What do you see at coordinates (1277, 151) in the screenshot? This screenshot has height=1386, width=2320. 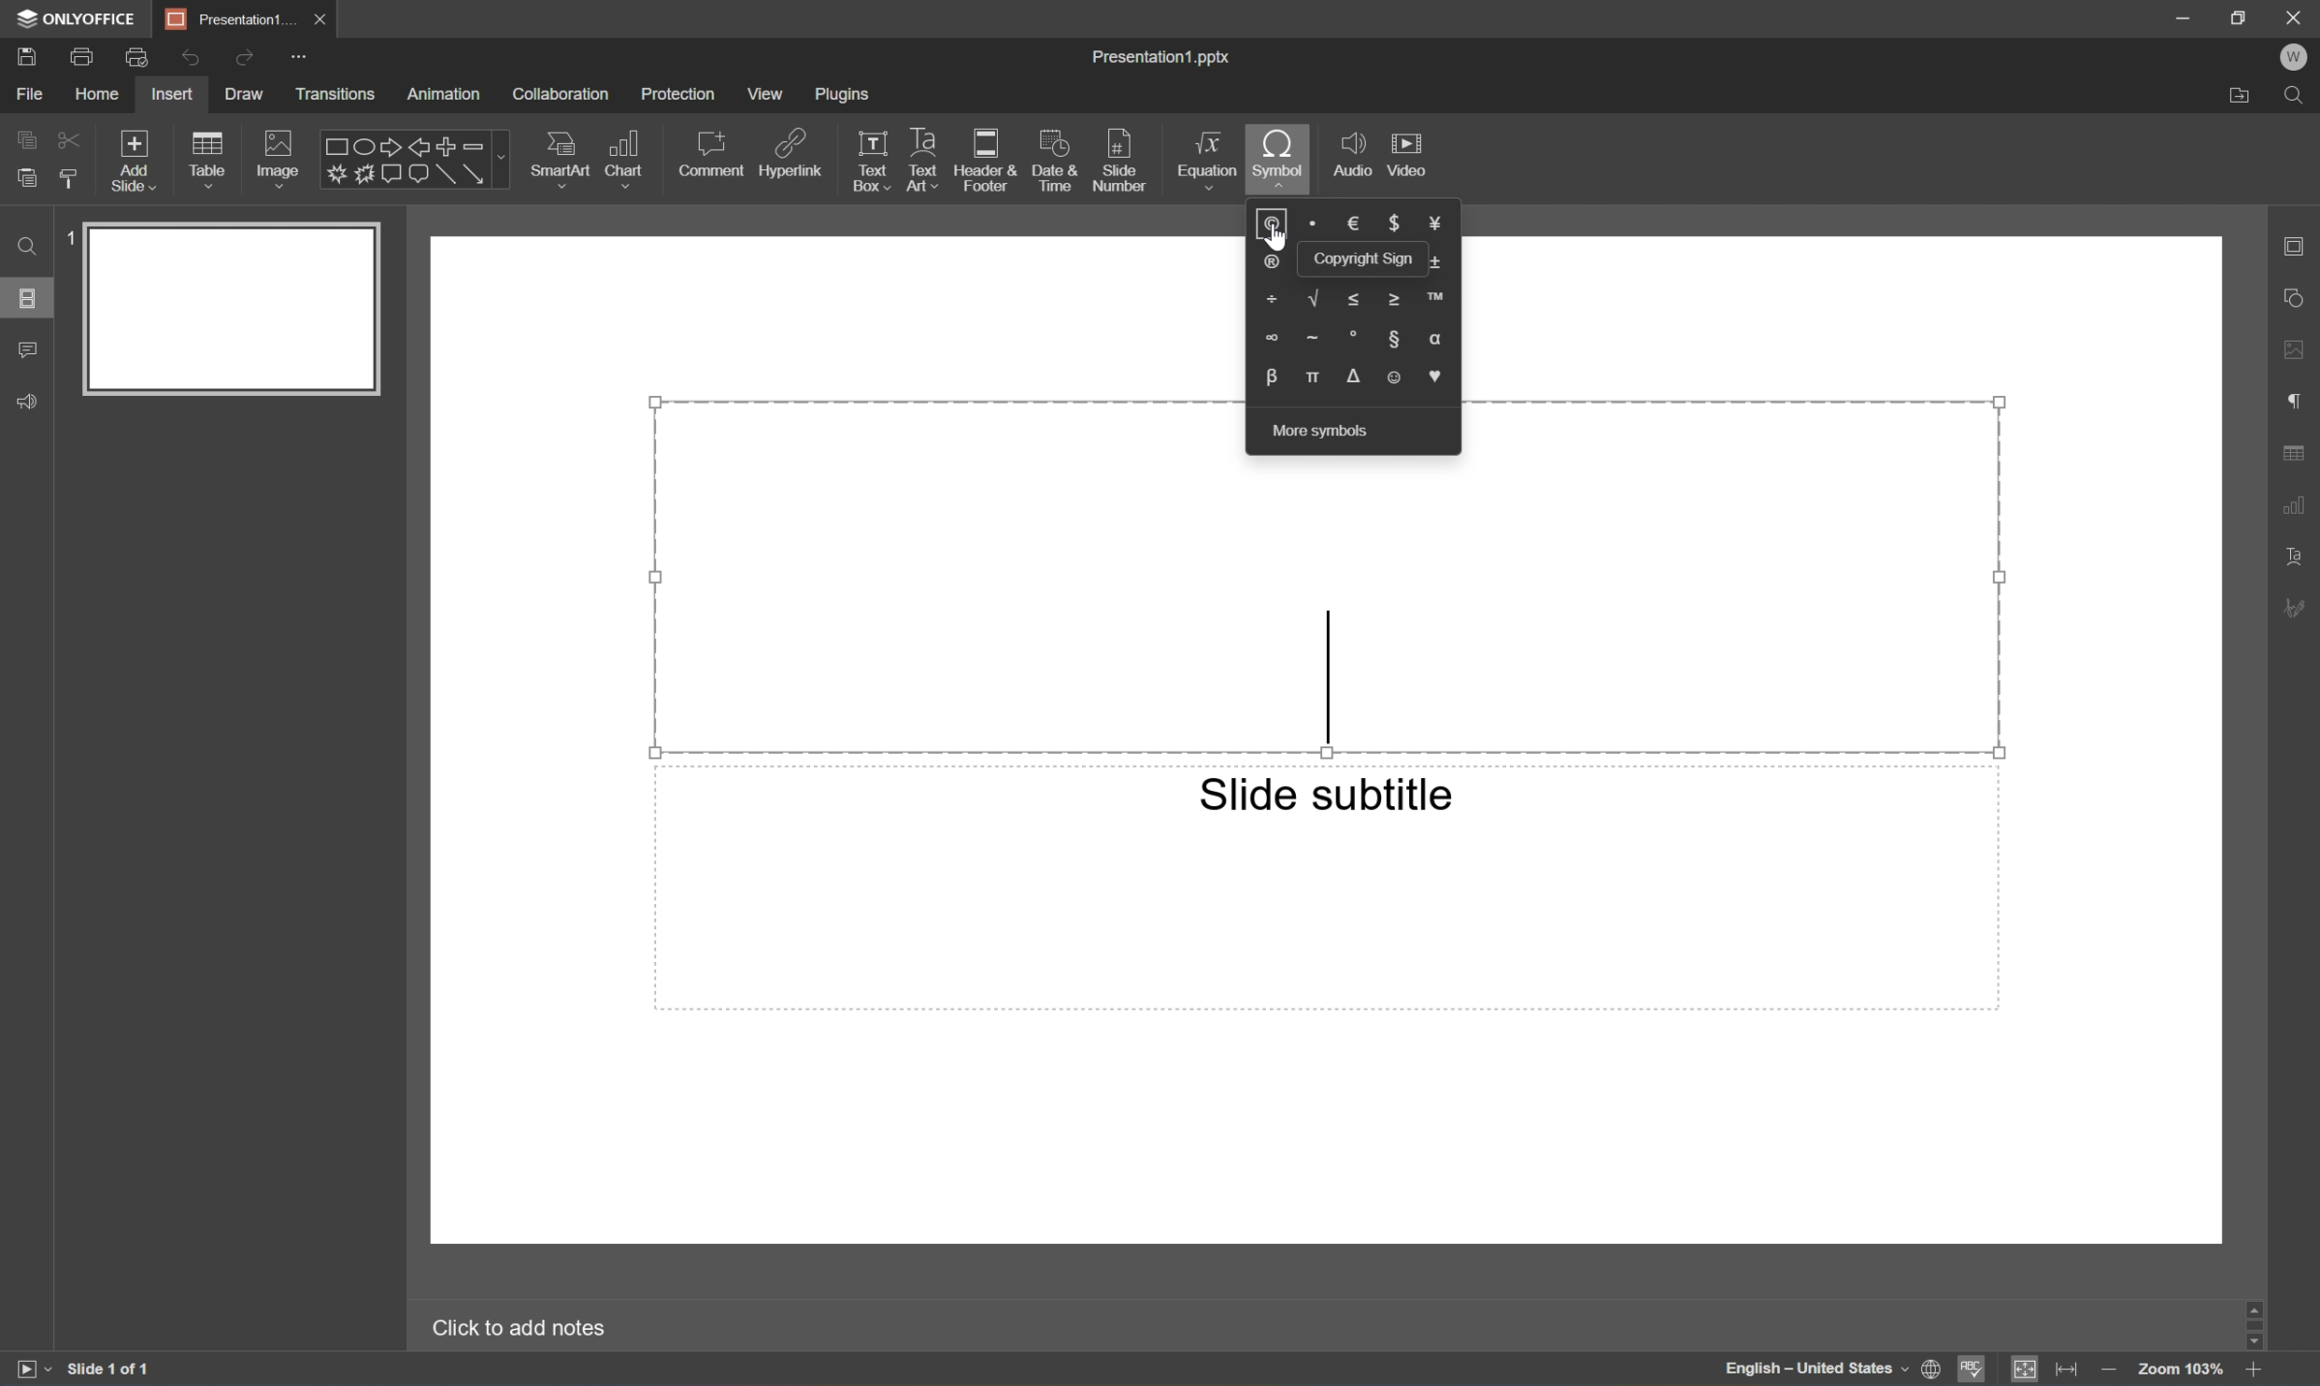 I see `Symbol` at bounding box center [1277, 151].